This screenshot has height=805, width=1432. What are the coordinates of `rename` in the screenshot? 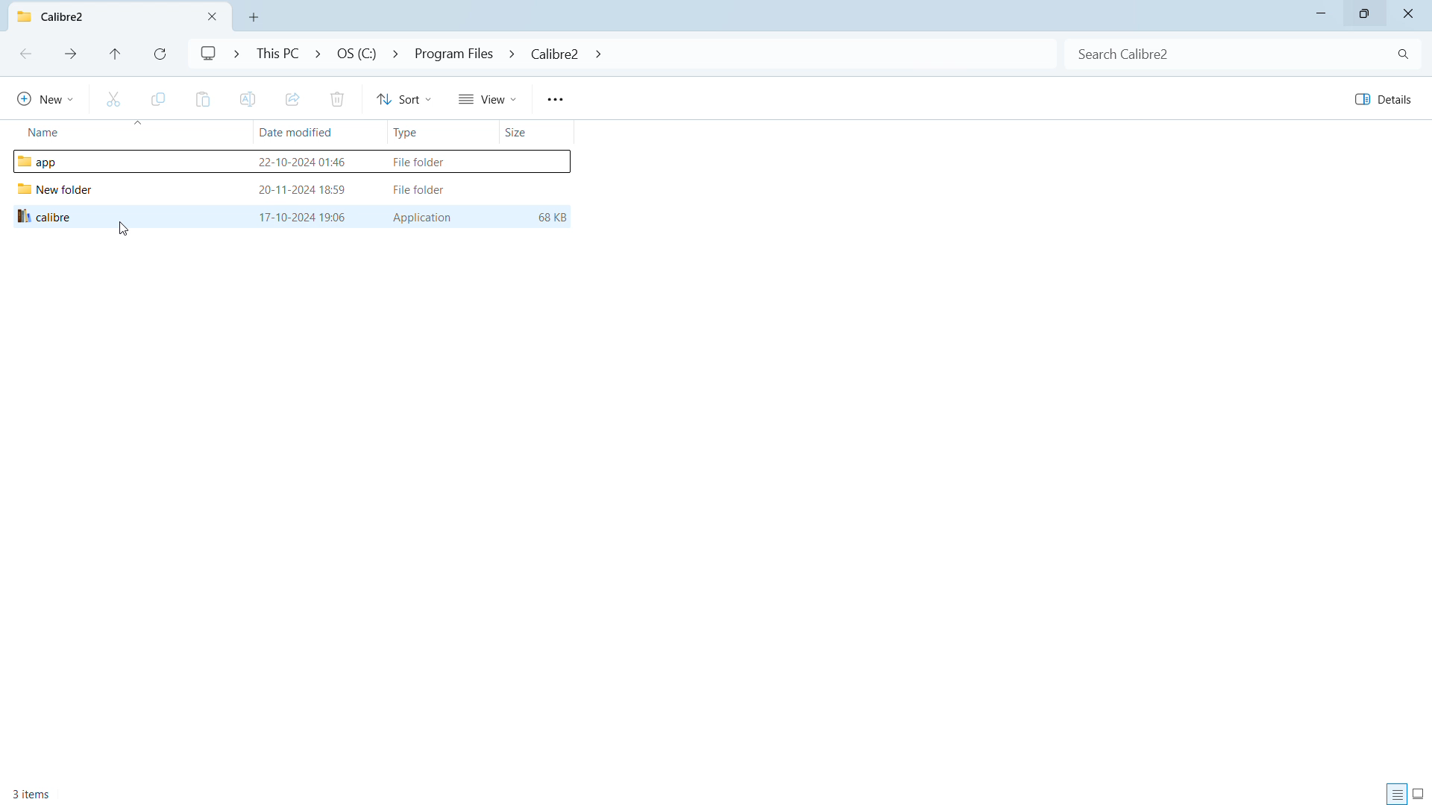 It's located at (248, 98).